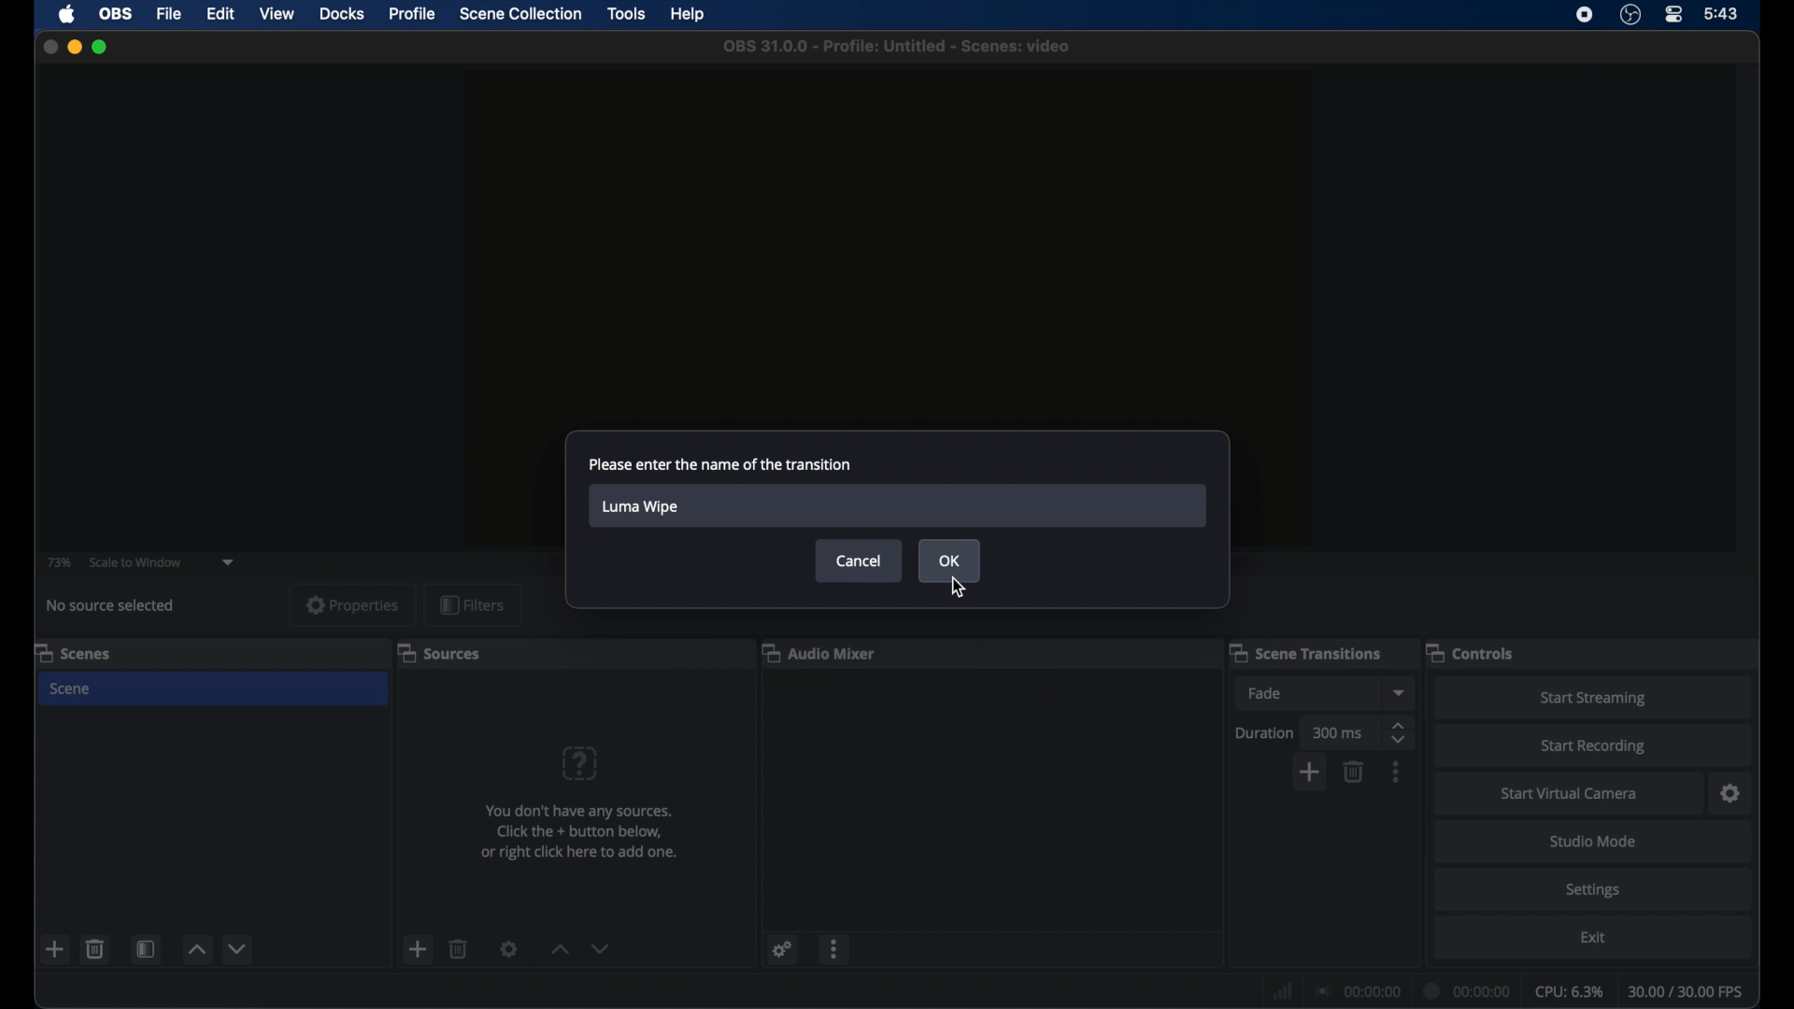 This screenshot has height=1009, width=1794. Describe the element at coordinates (50, 46) in the screenshot. I see `close` at that location.